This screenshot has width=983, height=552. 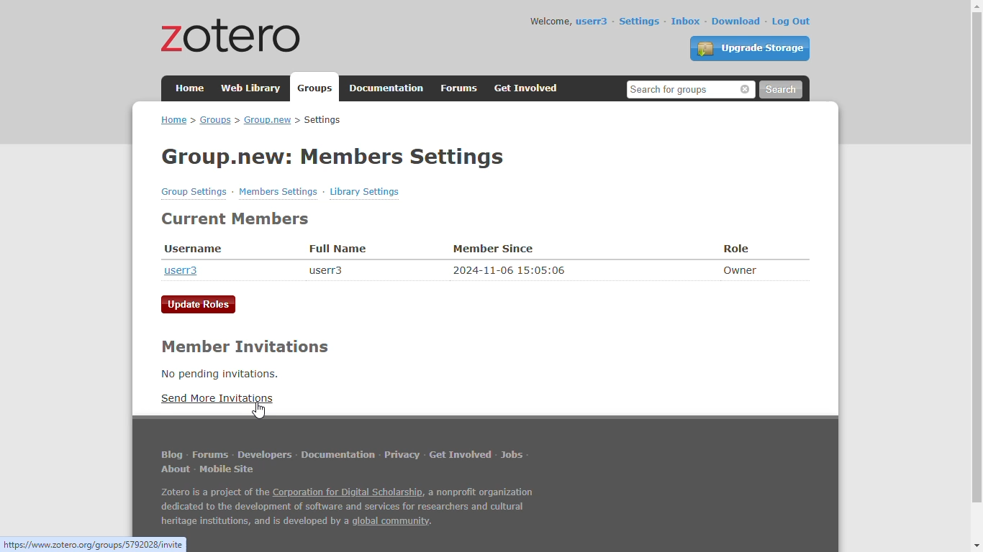 I want to click on no pending invitations, so click(x=219, y=374).